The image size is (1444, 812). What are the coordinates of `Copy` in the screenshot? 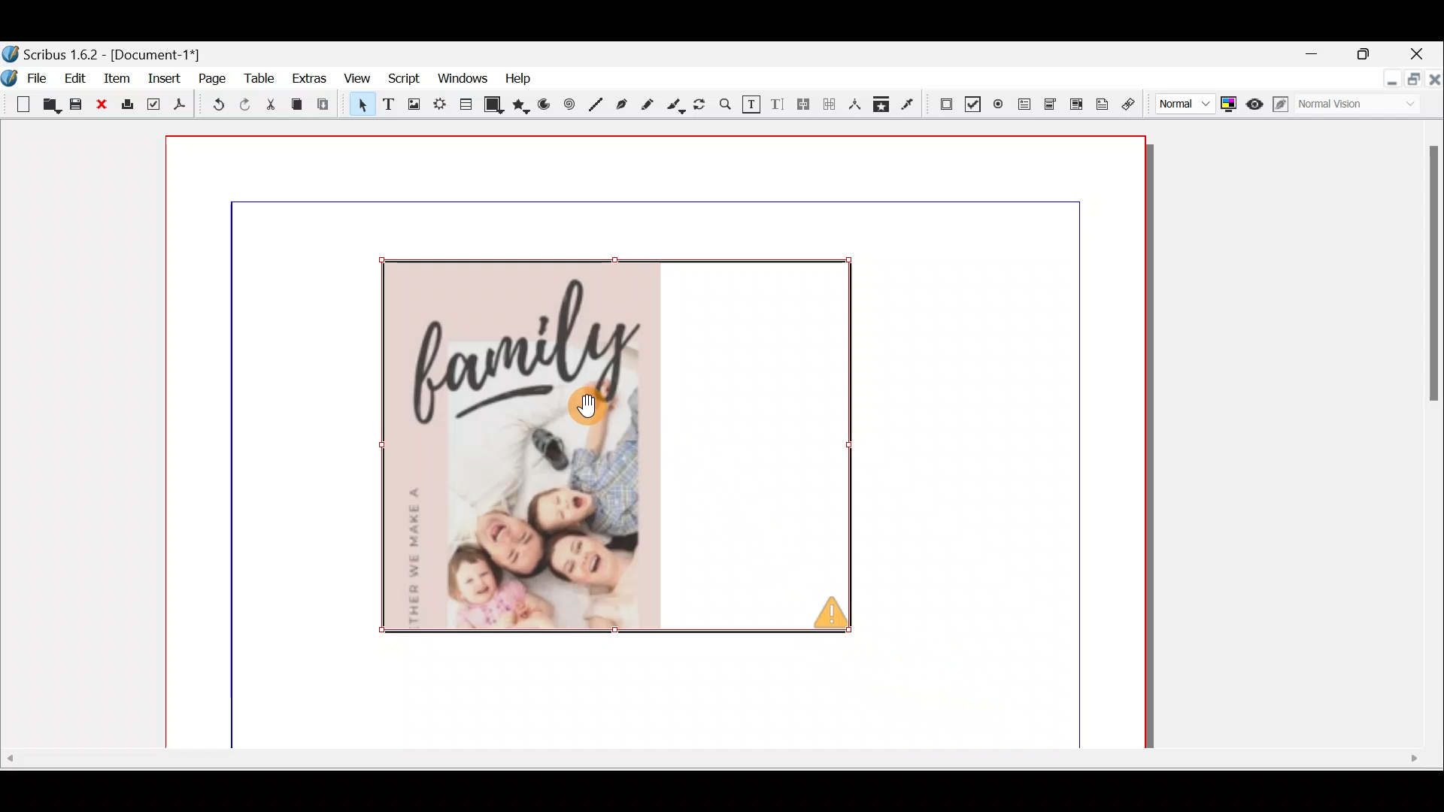 It's located at (300, 105).